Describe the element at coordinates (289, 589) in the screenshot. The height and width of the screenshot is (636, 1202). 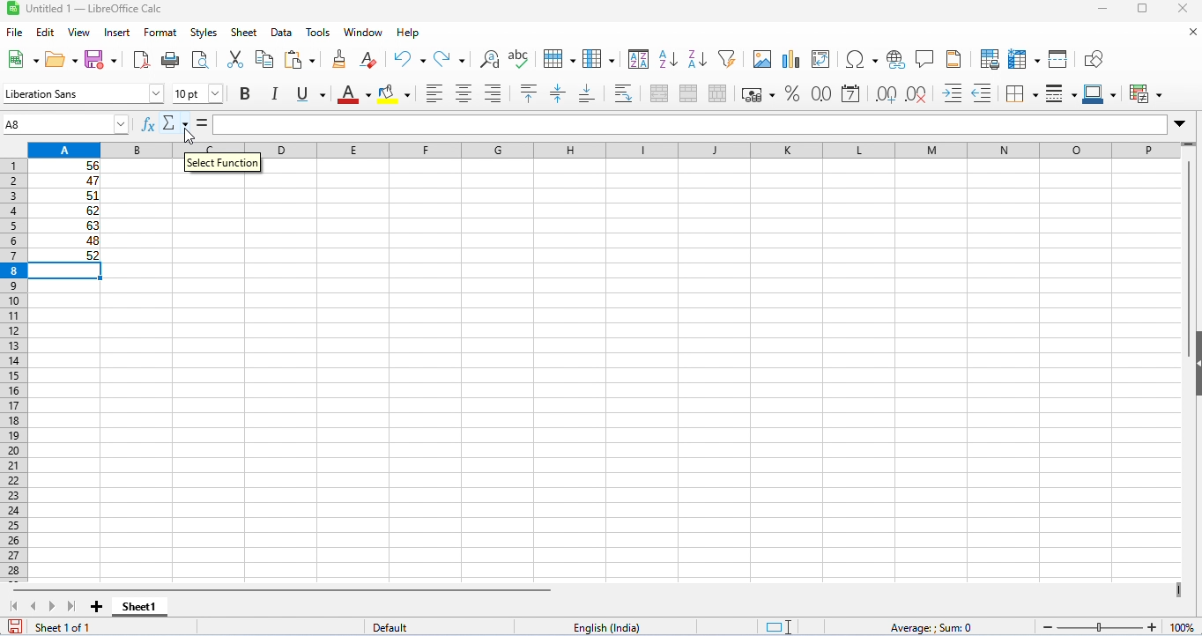
I see `horizontal scroll bar` at that location.